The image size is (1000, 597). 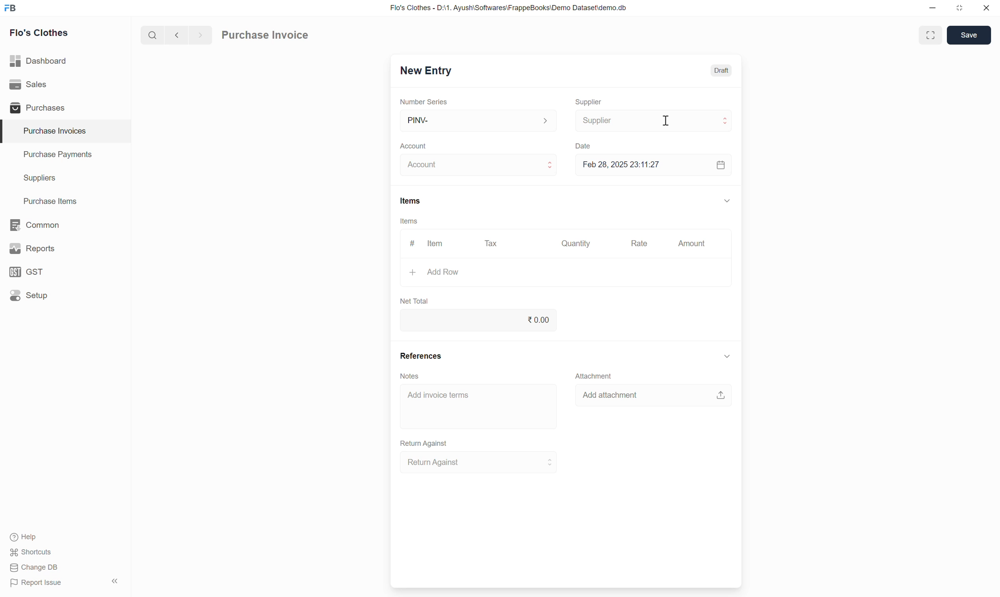 I want to click on References, so click(x=421, y=355).